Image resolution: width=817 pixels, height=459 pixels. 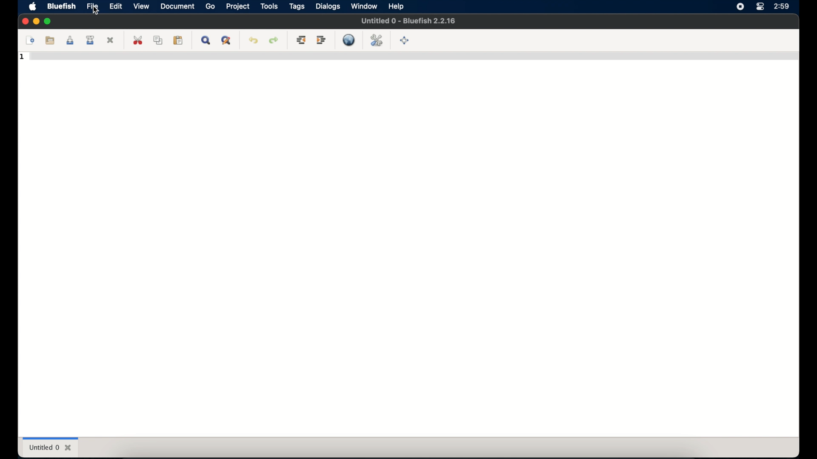 I want to click on advanced find and replace, so click(x=227, y=41).